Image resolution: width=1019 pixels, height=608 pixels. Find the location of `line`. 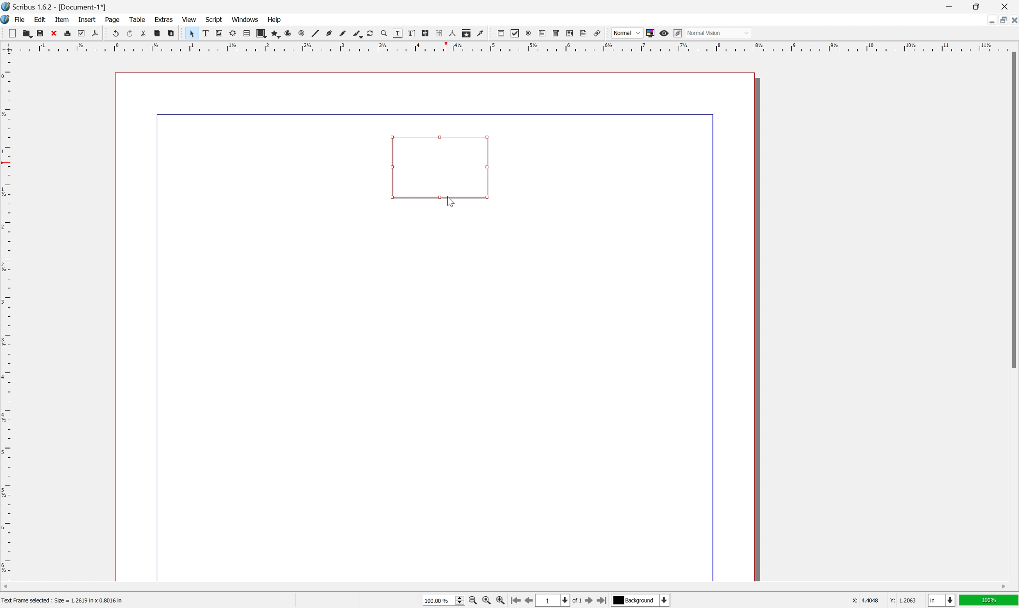

line is located at coordinates (315, 33).